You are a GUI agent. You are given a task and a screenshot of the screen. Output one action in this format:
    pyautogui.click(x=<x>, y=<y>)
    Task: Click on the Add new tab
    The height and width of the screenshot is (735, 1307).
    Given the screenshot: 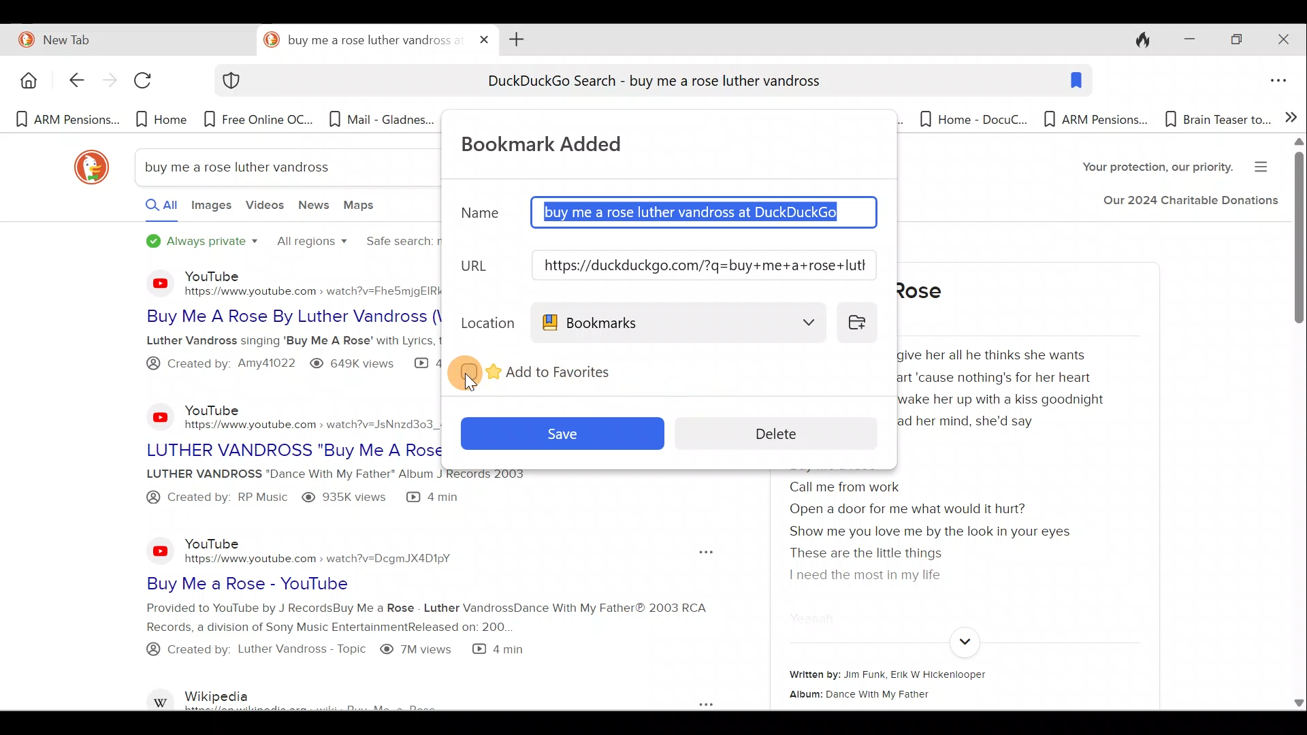 What is the action you would take?
    pyautogui.click(x=514, y=38)
    